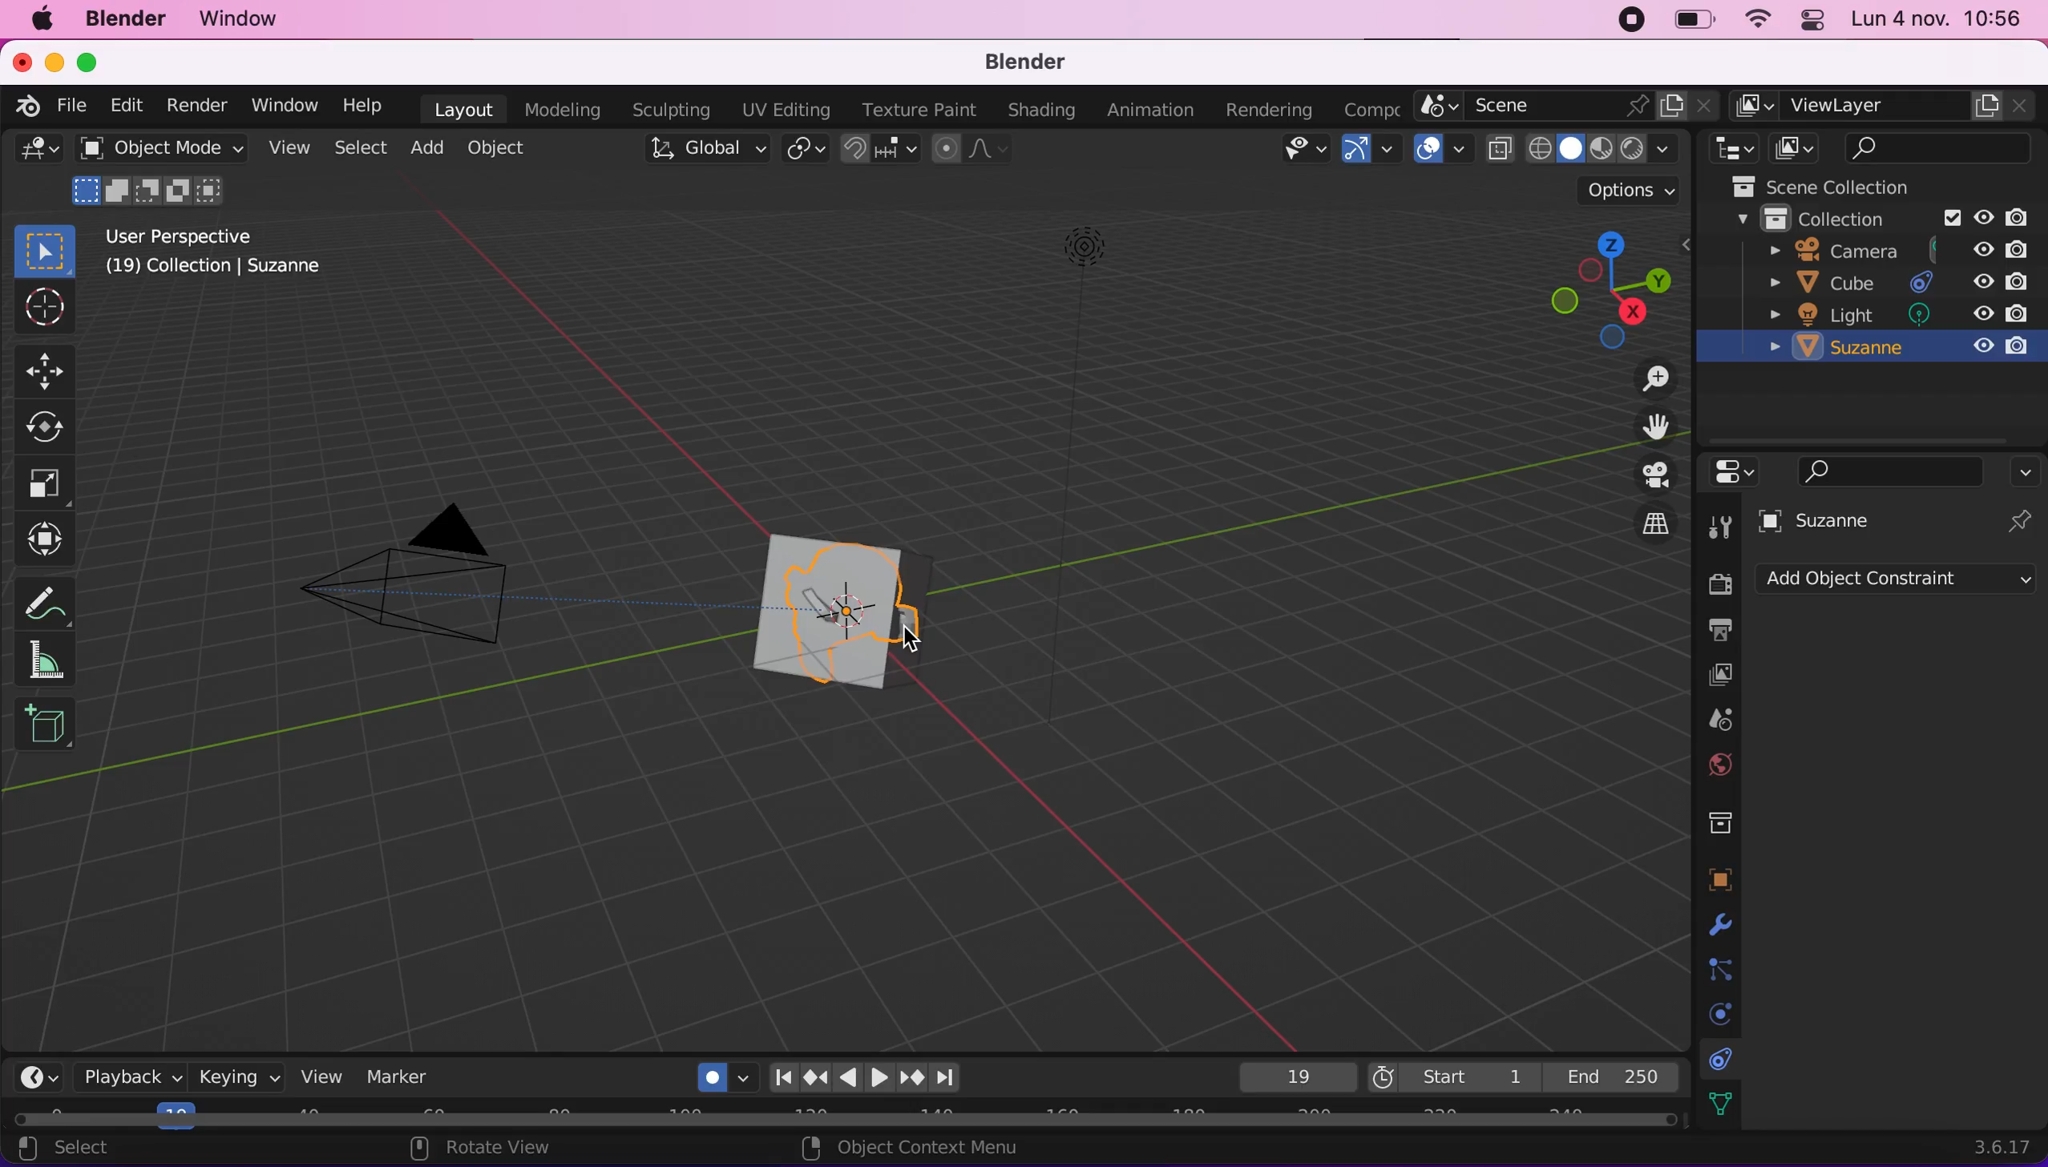 This screenshot has height=1167, width=2048. Describe the element at coordinates (1389, 151) in the screenshot. I see `Gizmos` at that location.